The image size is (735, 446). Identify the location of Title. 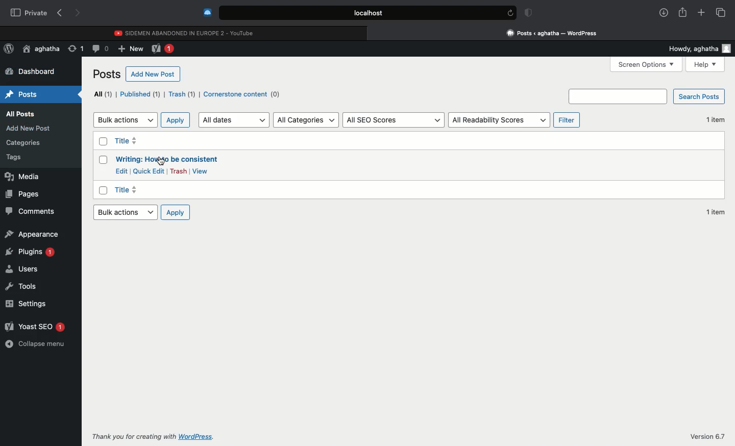
(127, 141).